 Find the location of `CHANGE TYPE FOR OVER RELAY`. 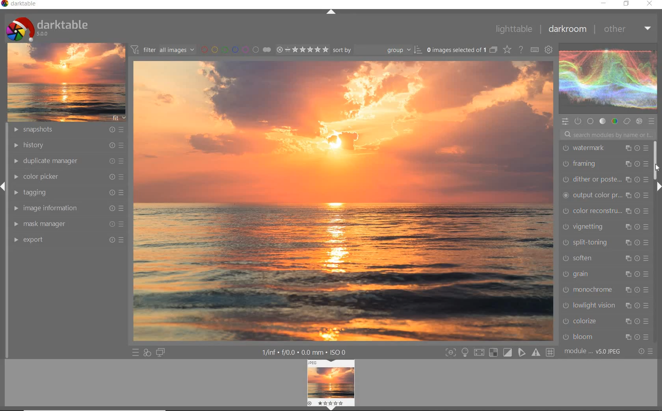

CHANGE TYPE FOR OVER RELAY is located at coordinates (507, 49).